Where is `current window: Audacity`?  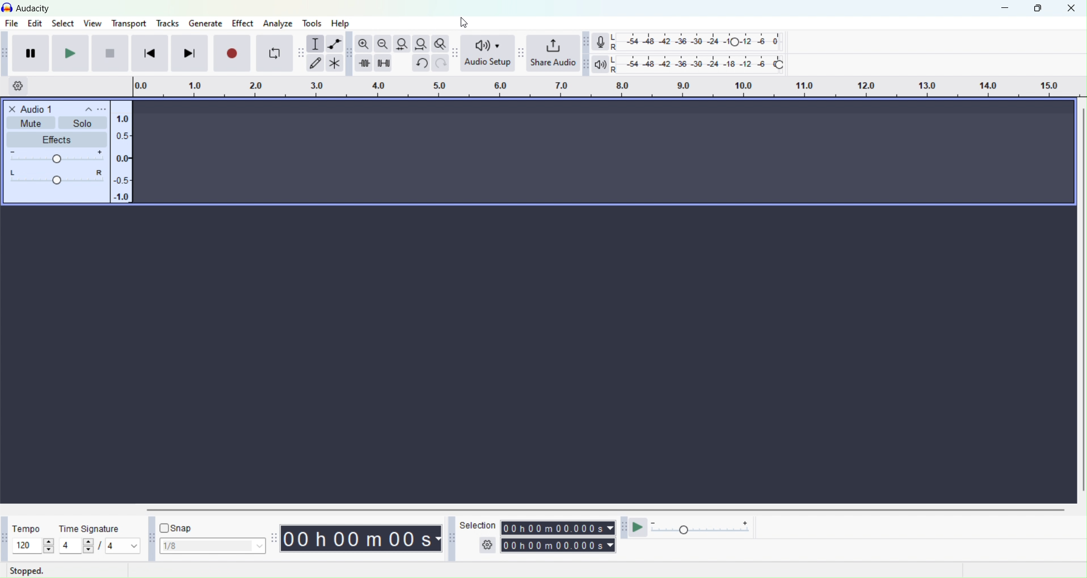 current window: Audacity is located at coordinates (35, 8).